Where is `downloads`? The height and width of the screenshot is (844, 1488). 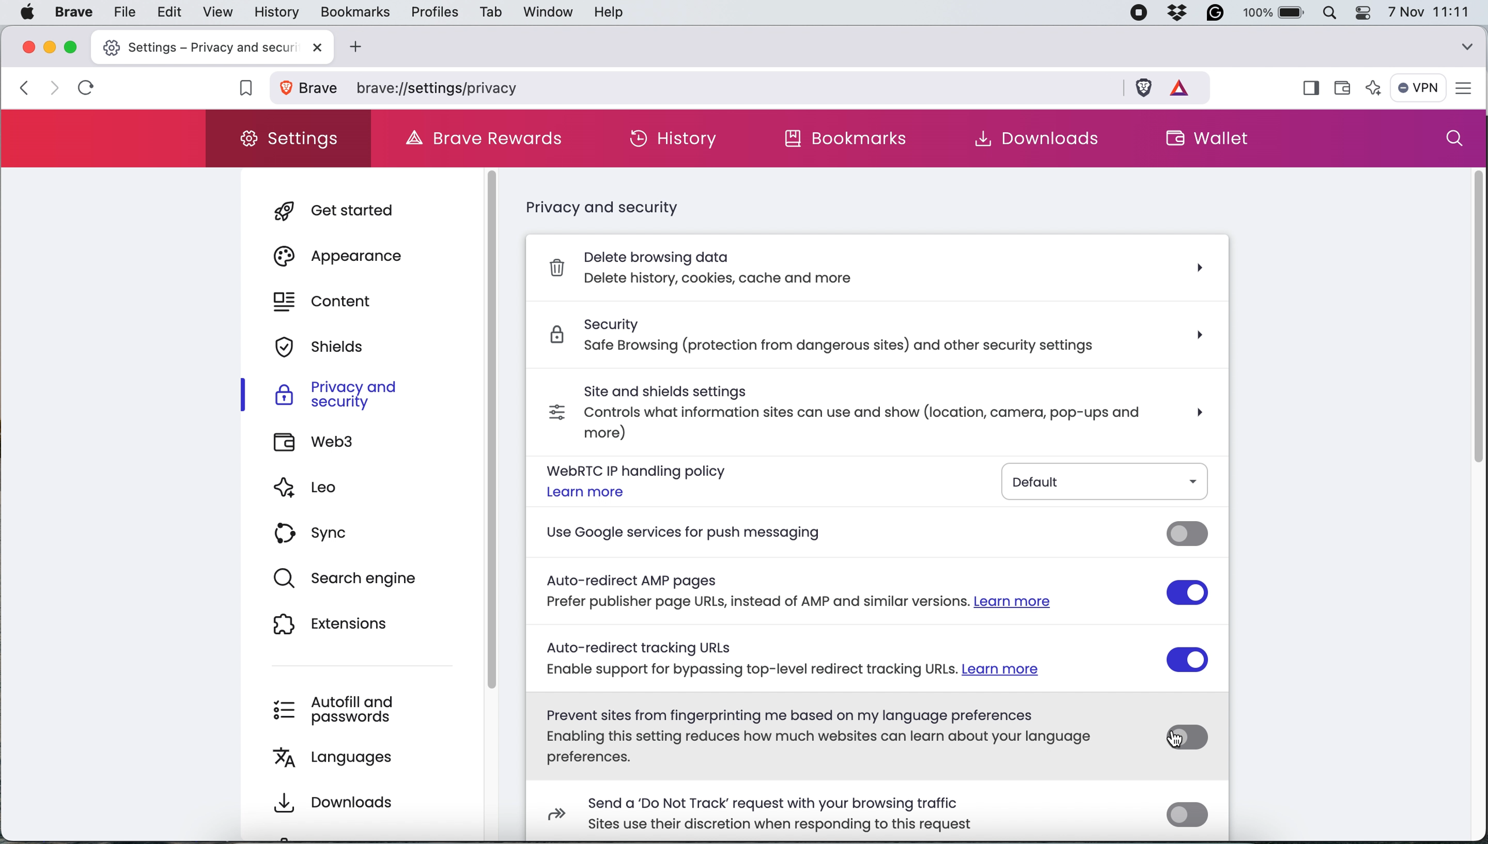 downloads is located at coordinates (333, 799).